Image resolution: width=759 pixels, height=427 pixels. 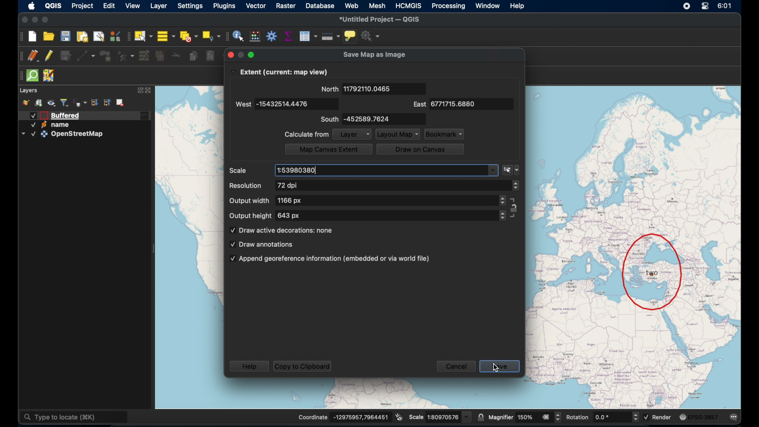 I want to click on Checked checkbox, so click(x=33, y=134).